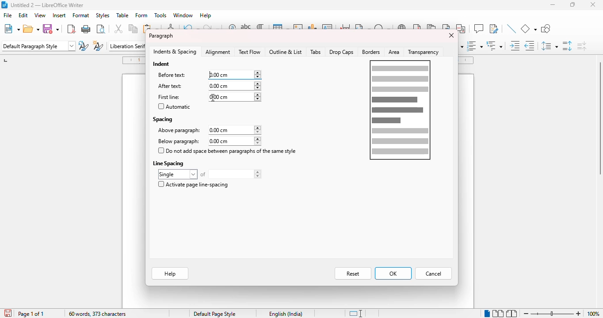 The width and height of the screenshot is (603, 318). I want to click on zoom factor, so click(593, 314).